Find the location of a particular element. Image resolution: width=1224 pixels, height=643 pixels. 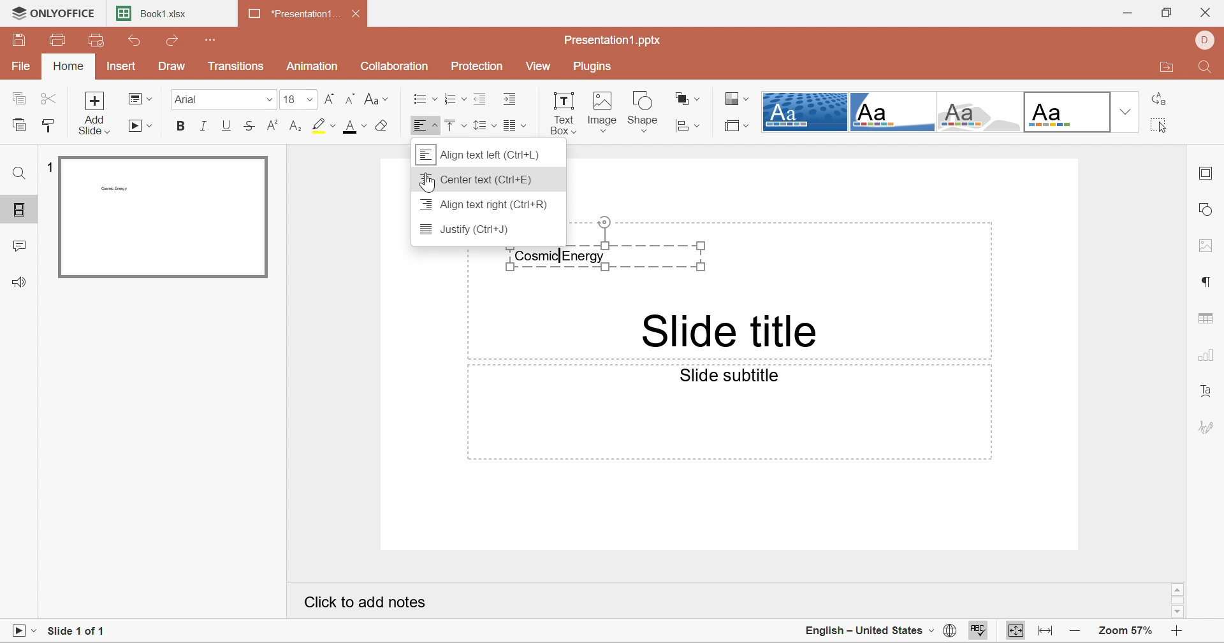

Scroll Bar is located at coordinates (1179, 599).